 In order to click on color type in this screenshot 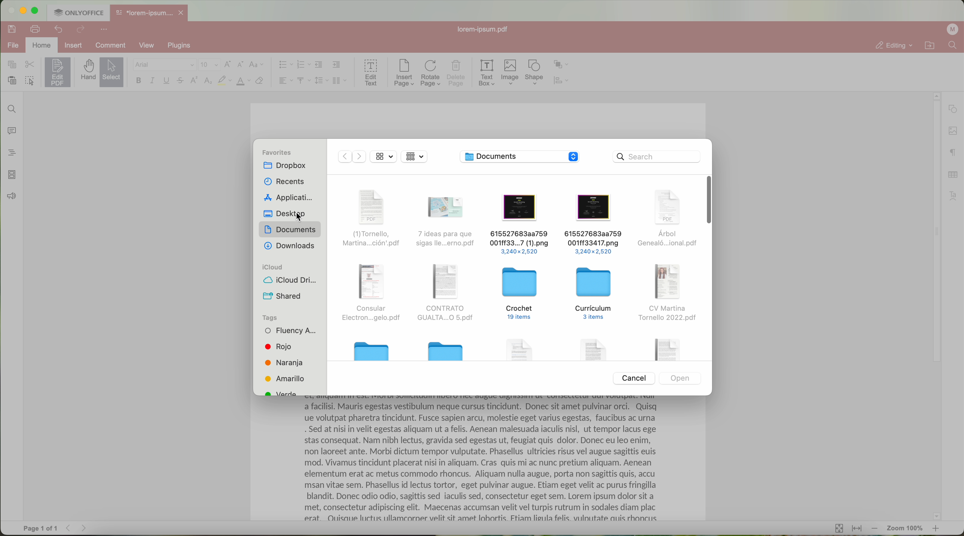, I will do `click(244, 81)`.